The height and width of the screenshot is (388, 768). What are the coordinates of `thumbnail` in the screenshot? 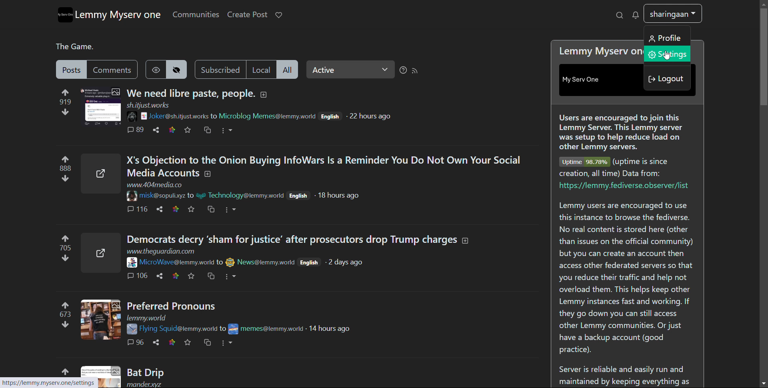 It's located at (100, 321).